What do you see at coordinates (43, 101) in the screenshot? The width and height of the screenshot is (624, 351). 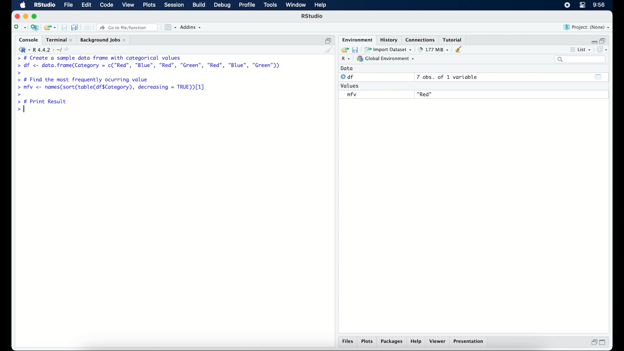 I see `> # Print Result` at bounding box center [43, 101].